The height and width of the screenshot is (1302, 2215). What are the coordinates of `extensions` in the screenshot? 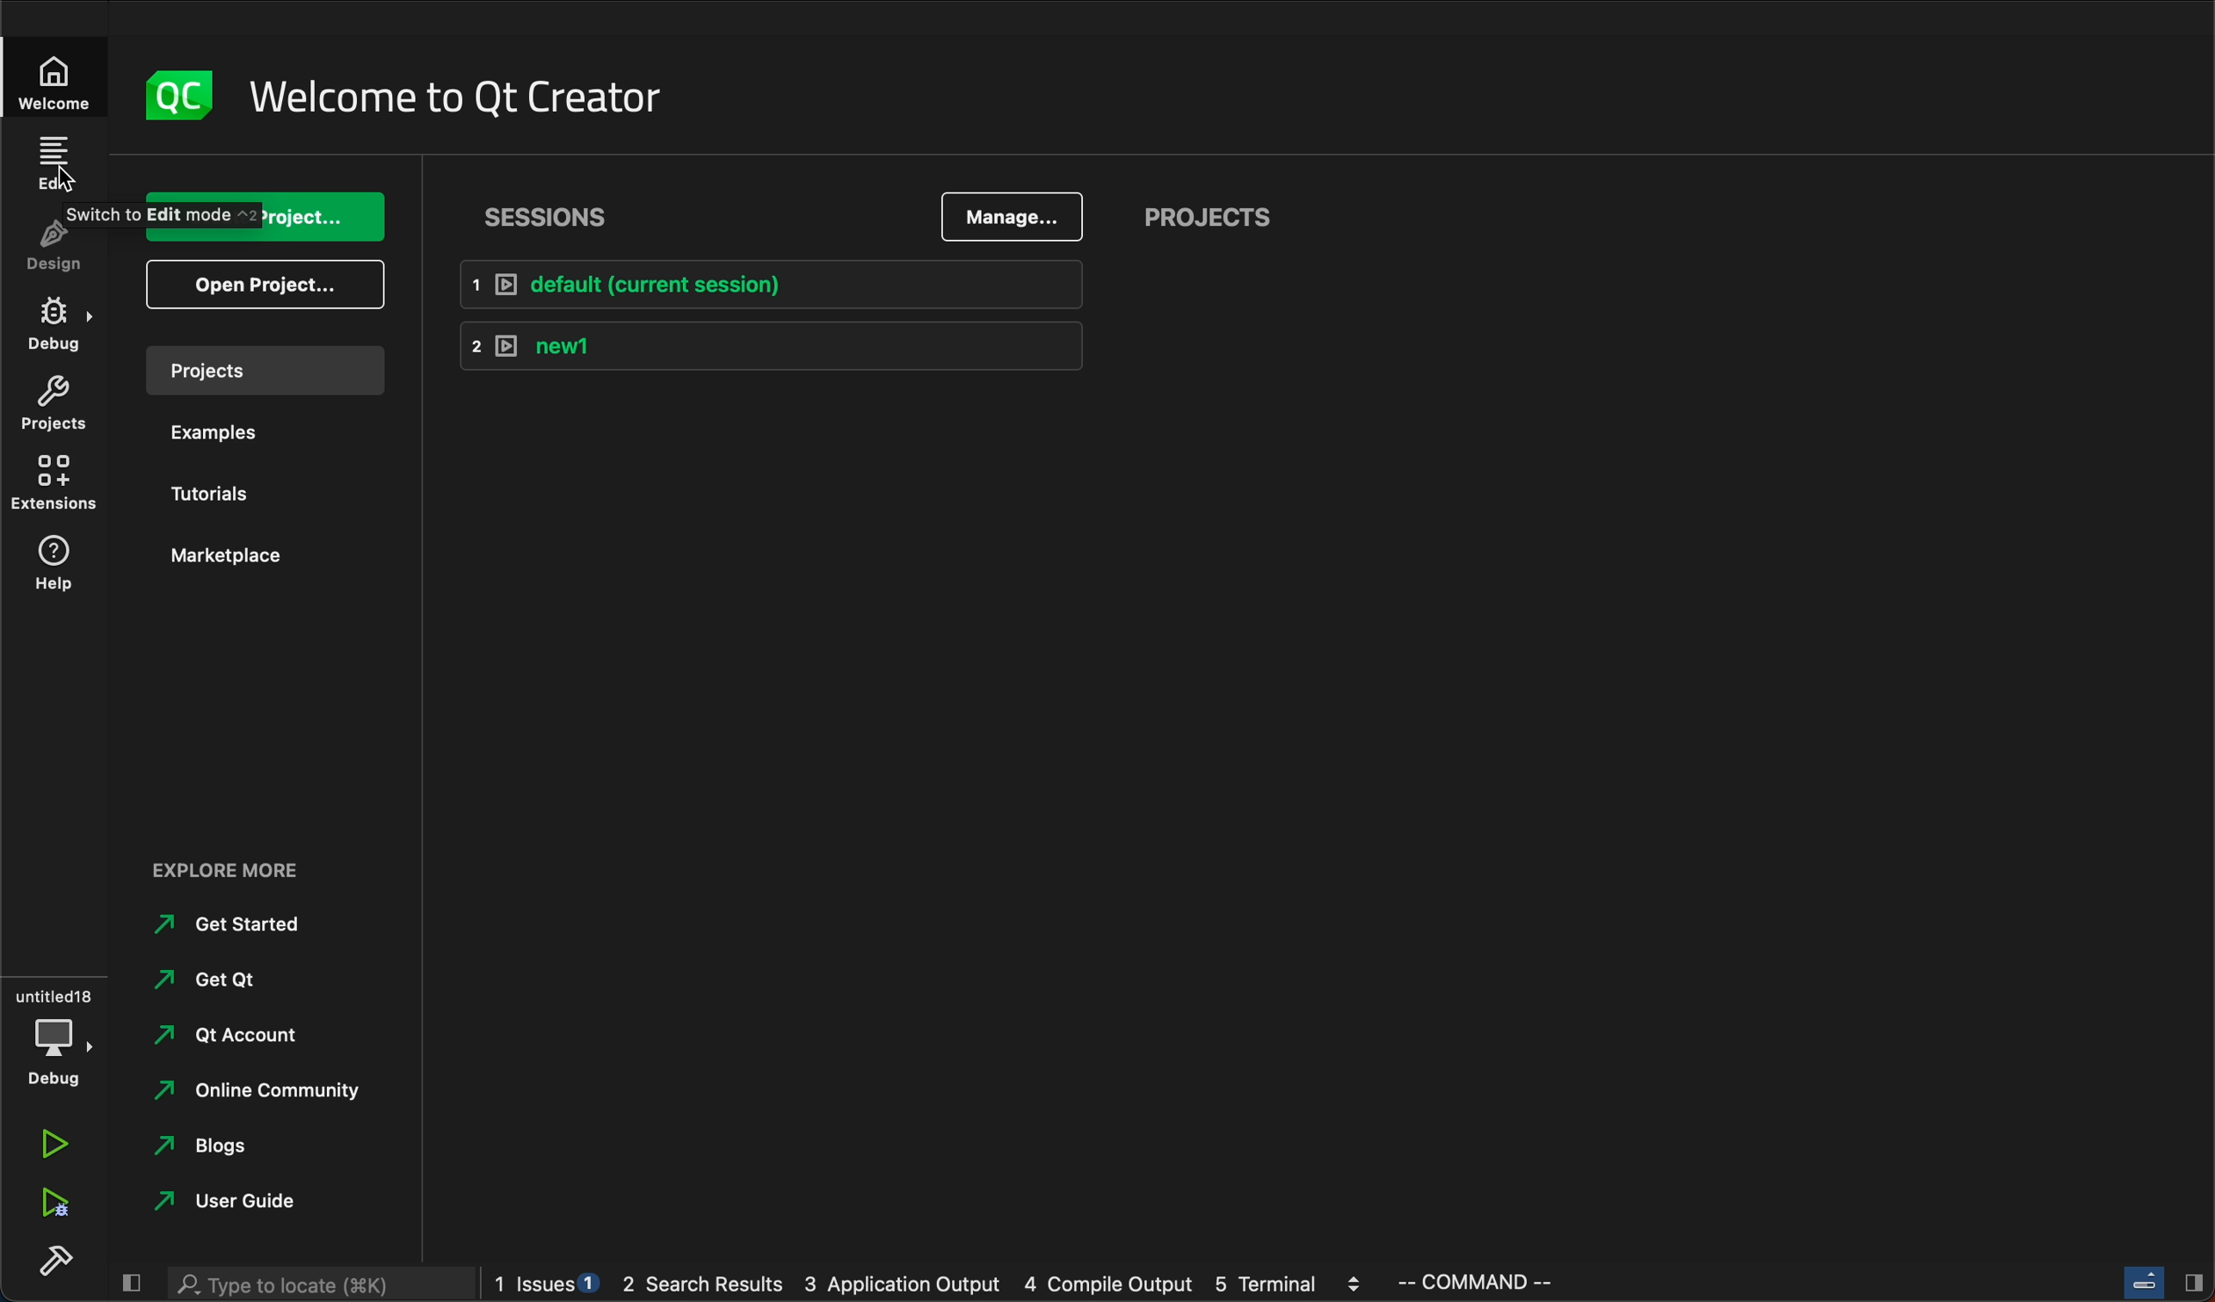 It's located at (54, 479).